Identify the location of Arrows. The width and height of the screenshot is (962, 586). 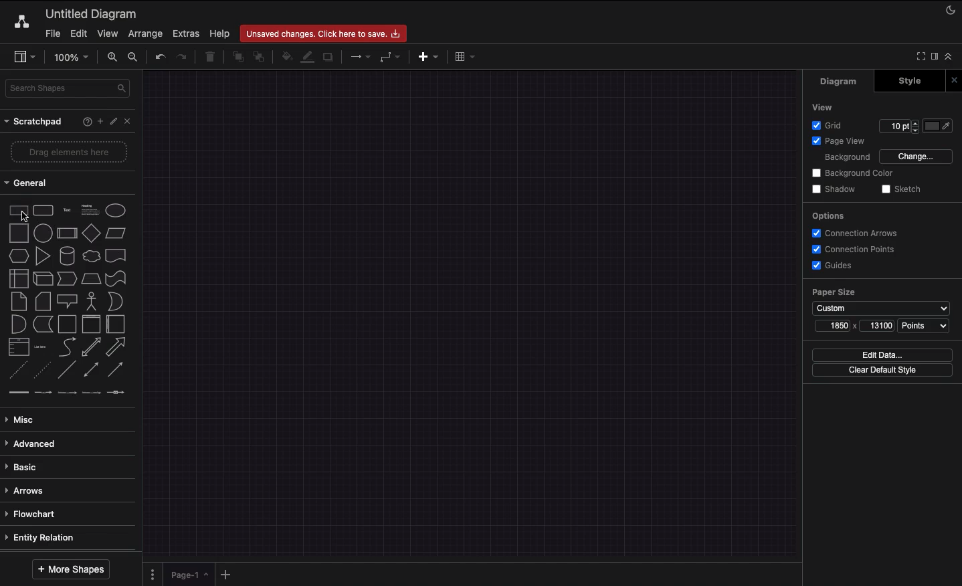
(33, 492).